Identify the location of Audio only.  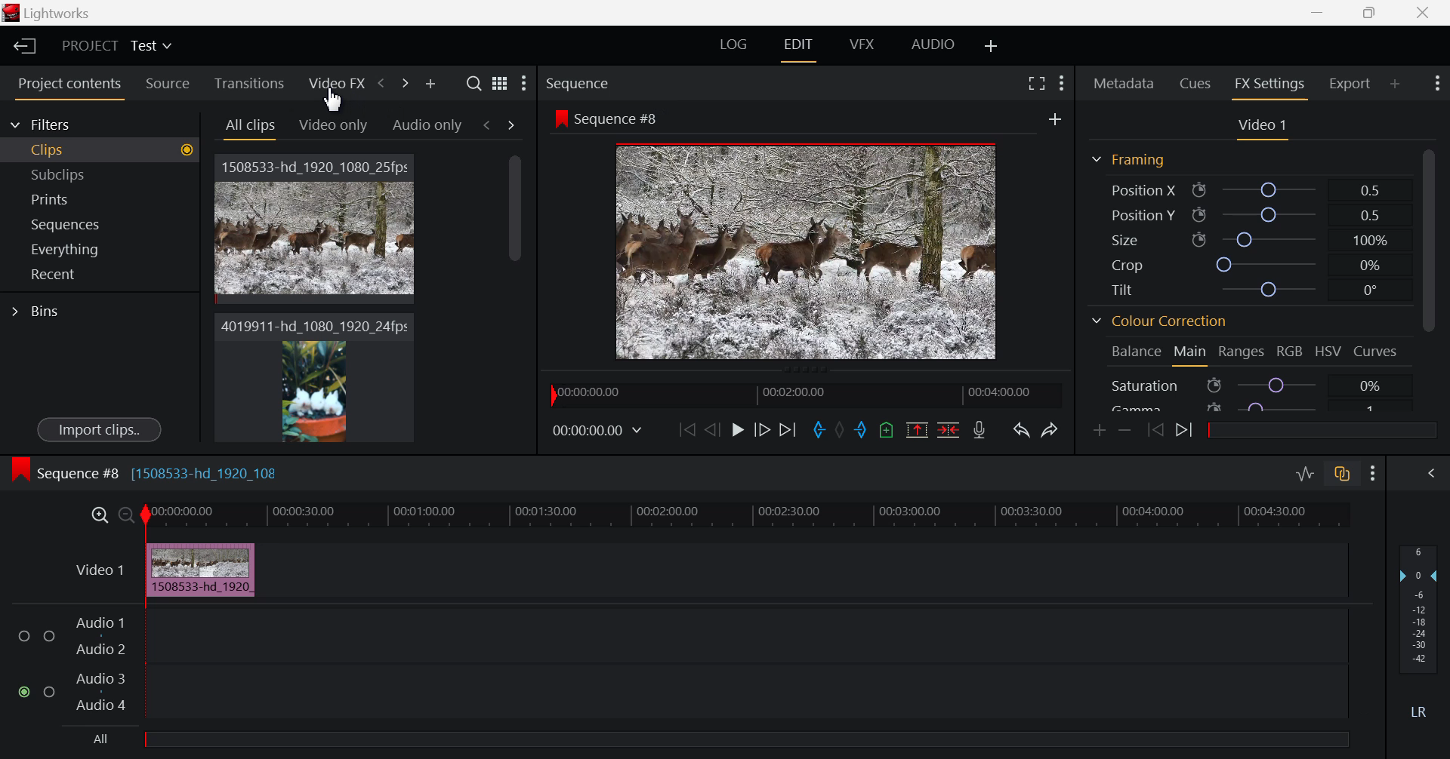
(427, 128).